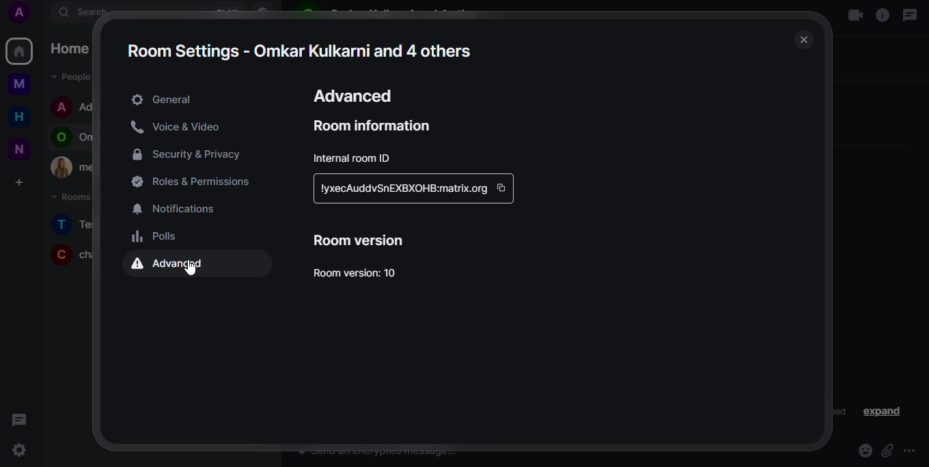 The image size is (929, 467). I want to click on notifications, so click(181, 210).